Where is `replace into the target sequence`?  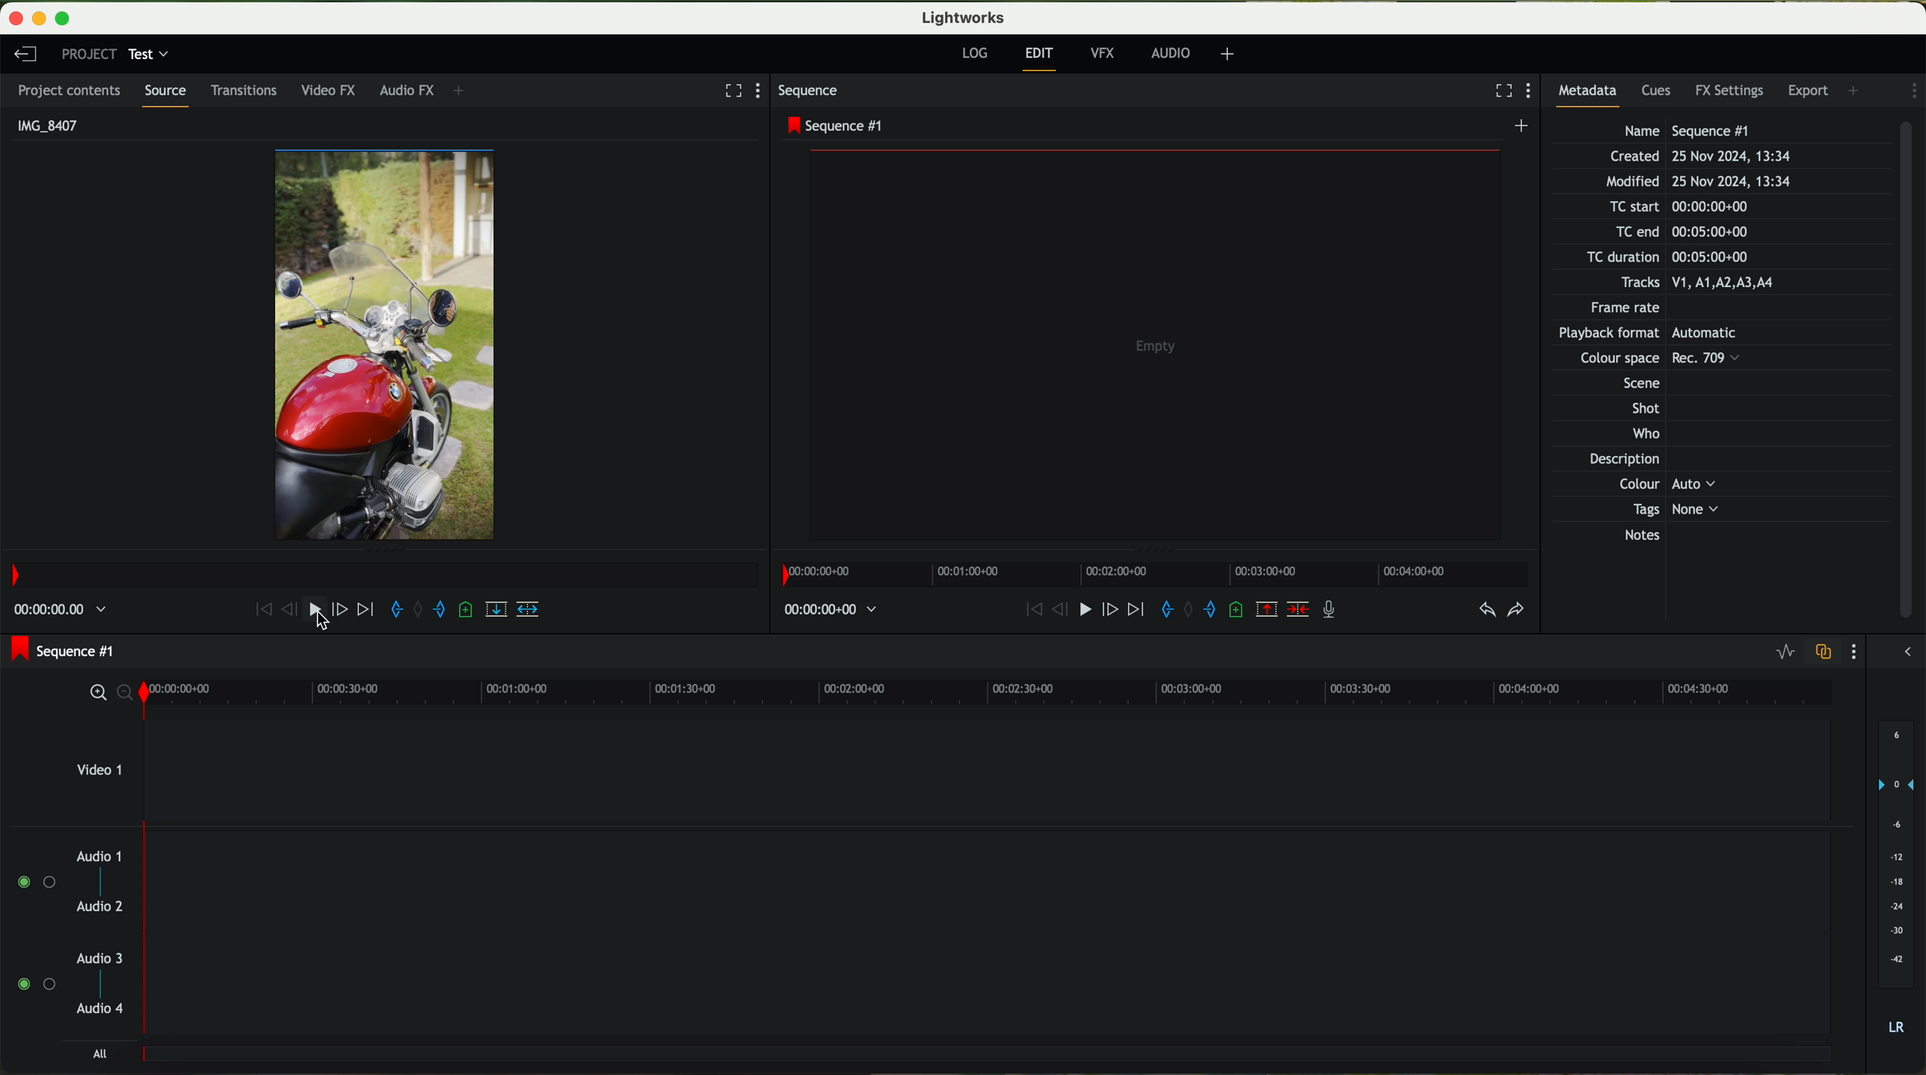
replace into the target sequence is located at coordinates (496, 612).